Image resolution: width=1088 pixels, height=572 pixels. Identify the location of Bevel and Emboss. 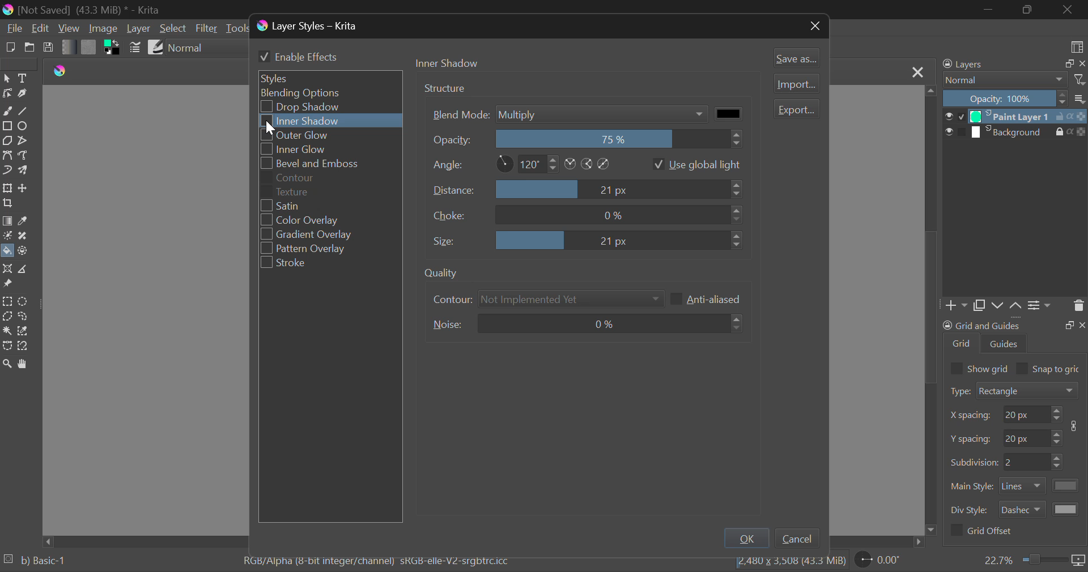
(318, 164).